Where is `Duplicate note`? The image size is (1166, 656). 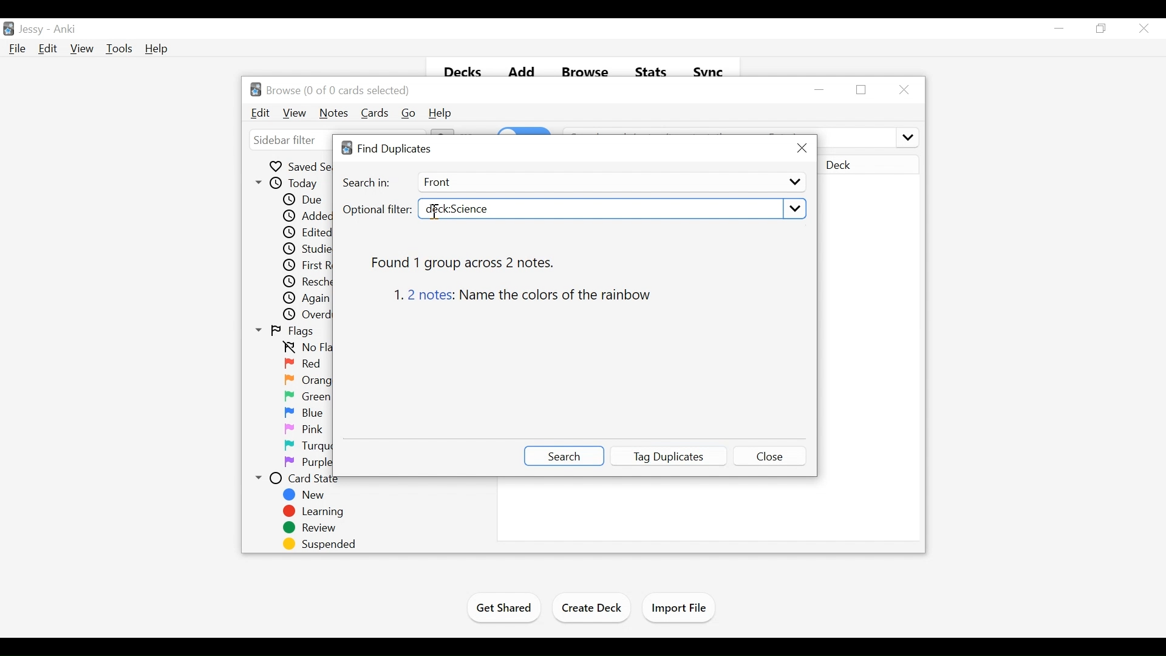 Duplicate note is located at coordinates (530, 296).